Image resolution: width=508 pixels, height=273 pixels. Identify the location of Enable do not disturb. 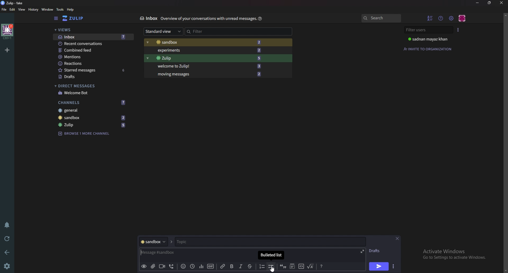
(8, 224).